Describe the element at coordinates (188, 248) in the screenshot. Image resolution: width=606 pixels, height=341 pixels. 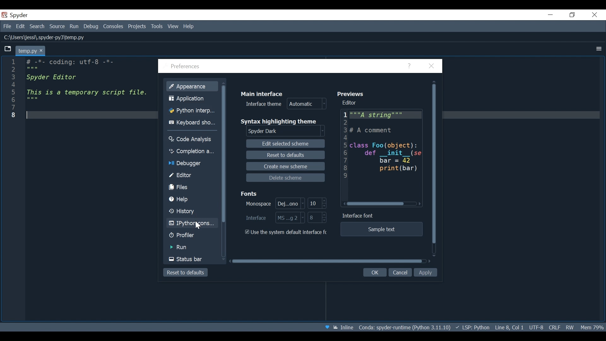
I see `Run` at that location.